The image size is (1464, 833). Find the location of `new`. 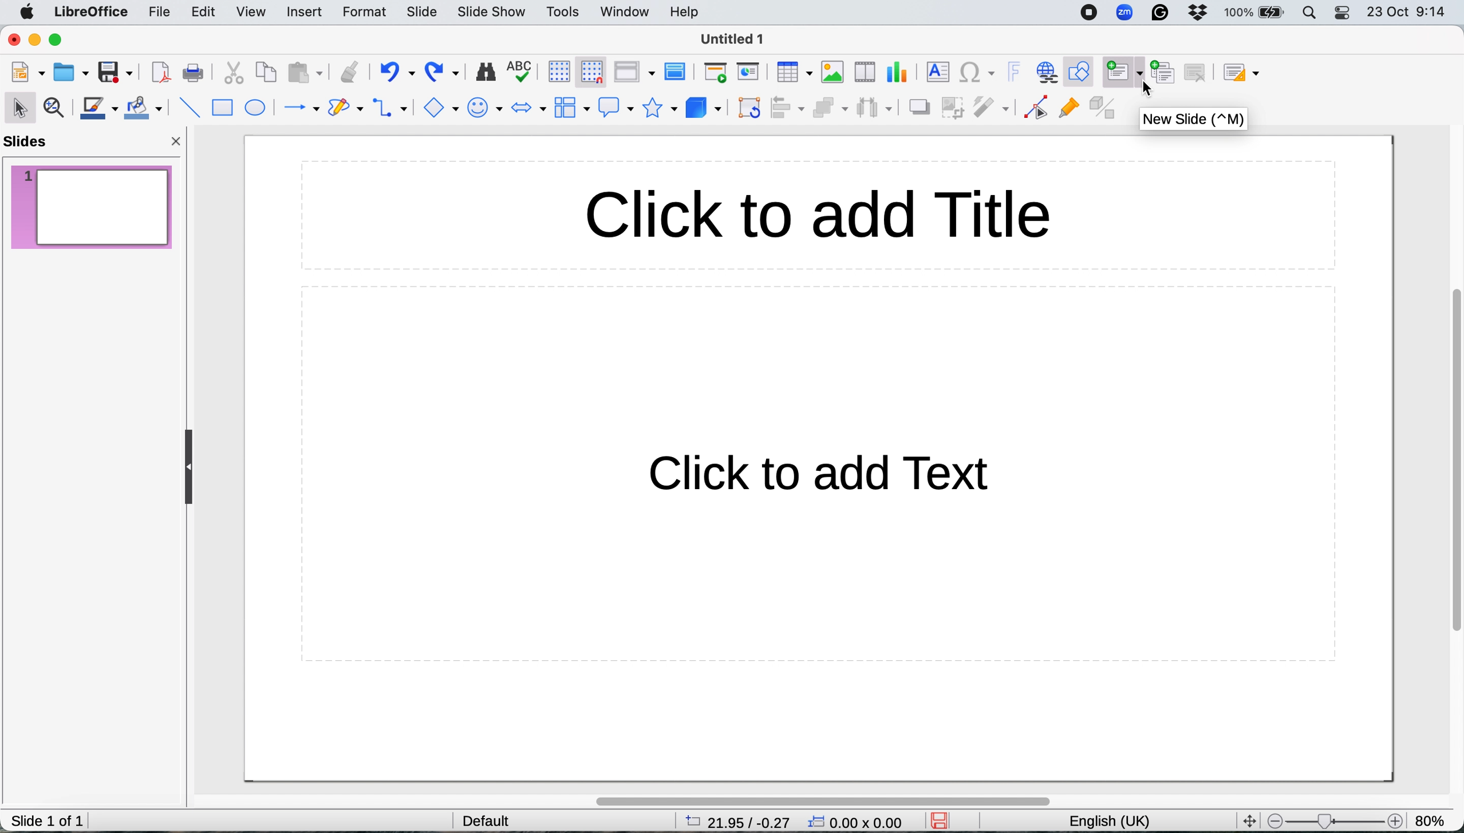

new is located at coordinates (27, 72).